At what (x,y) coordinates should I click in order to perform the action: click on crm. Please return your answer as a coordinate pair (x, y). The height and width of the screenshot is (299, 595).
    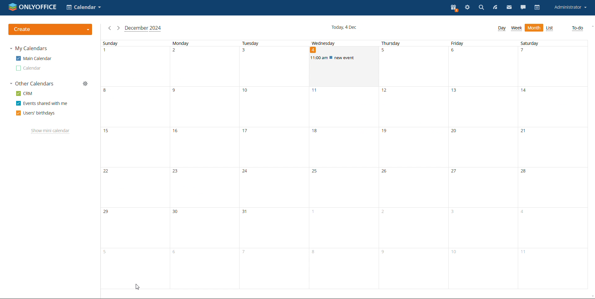
    Looking at the image, I should click on (24, 93).